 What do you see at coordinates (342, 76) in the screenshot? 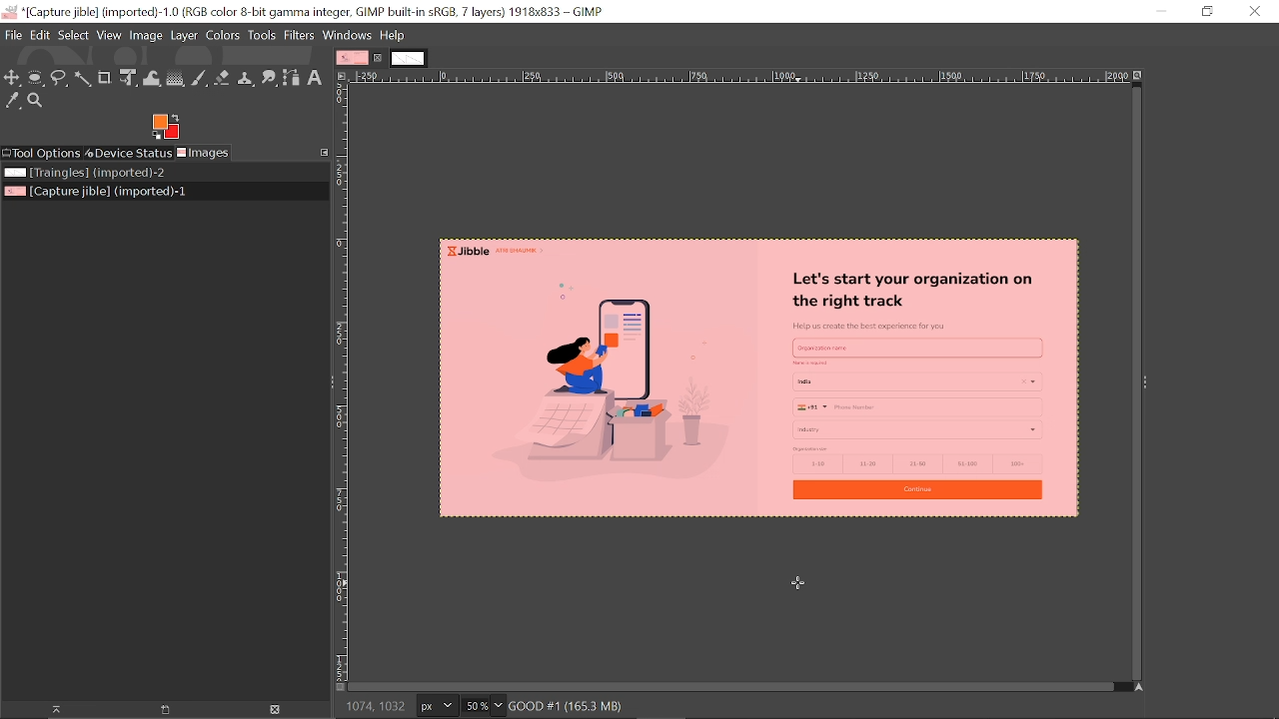
I see `Access this image menu` at bounding box center [342, 76].